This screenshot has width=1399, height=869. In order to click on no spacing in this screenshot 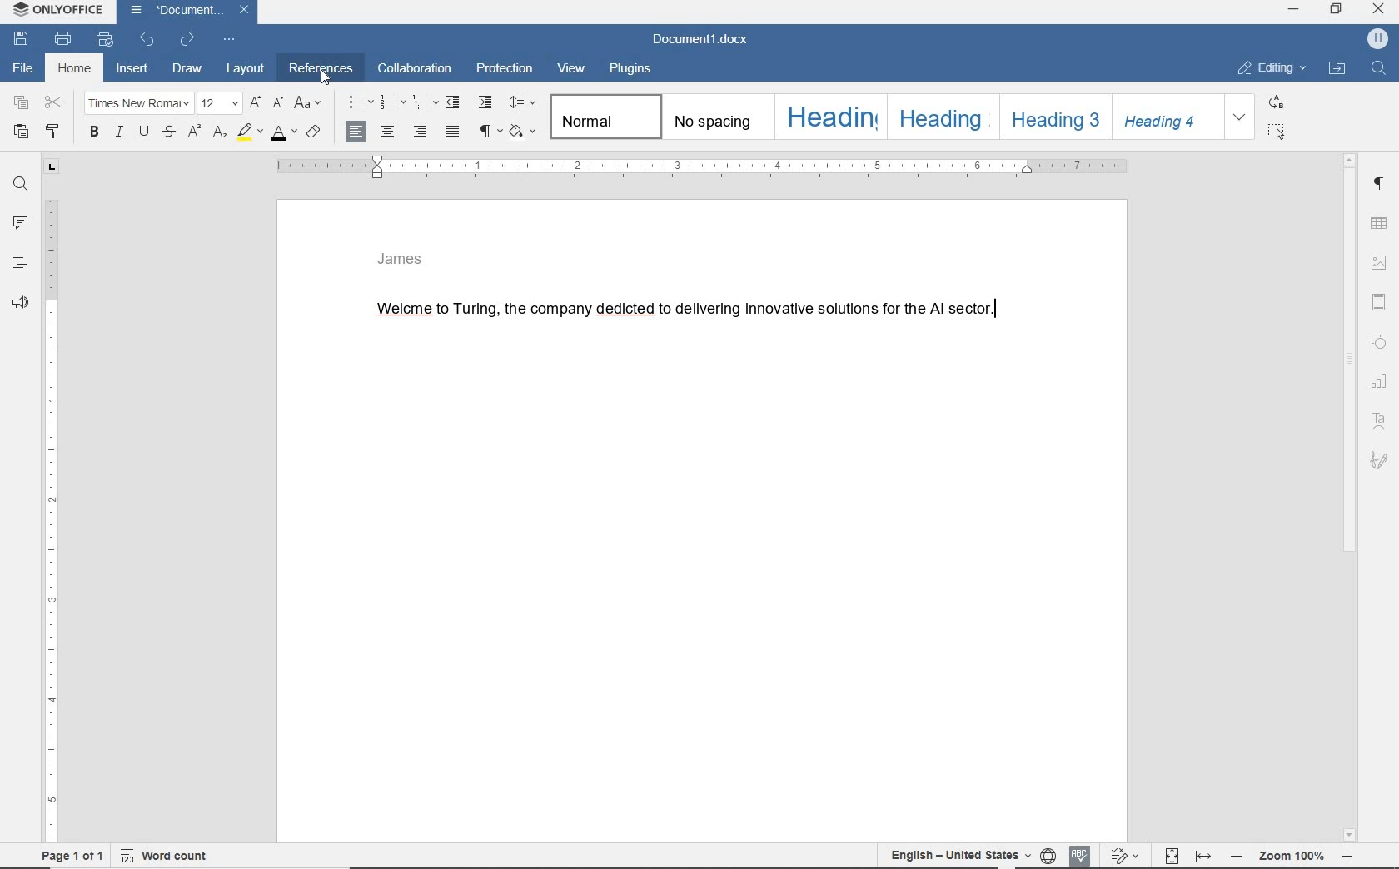, I will do `click(719, 121)`.